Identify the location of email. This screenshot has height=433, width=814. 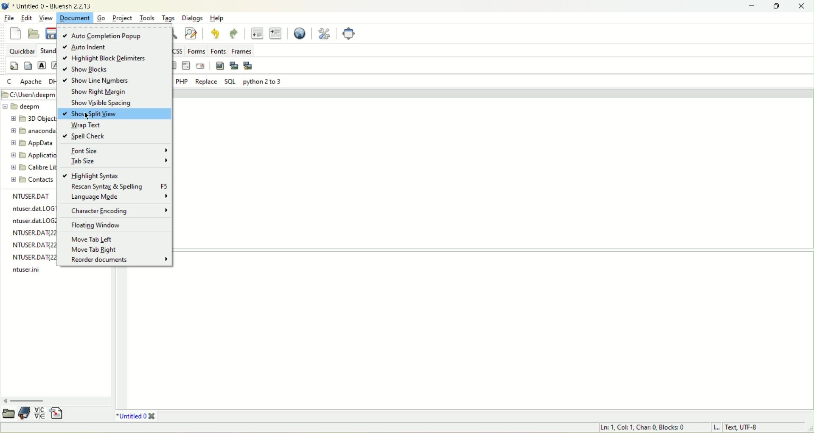
(202, 66).